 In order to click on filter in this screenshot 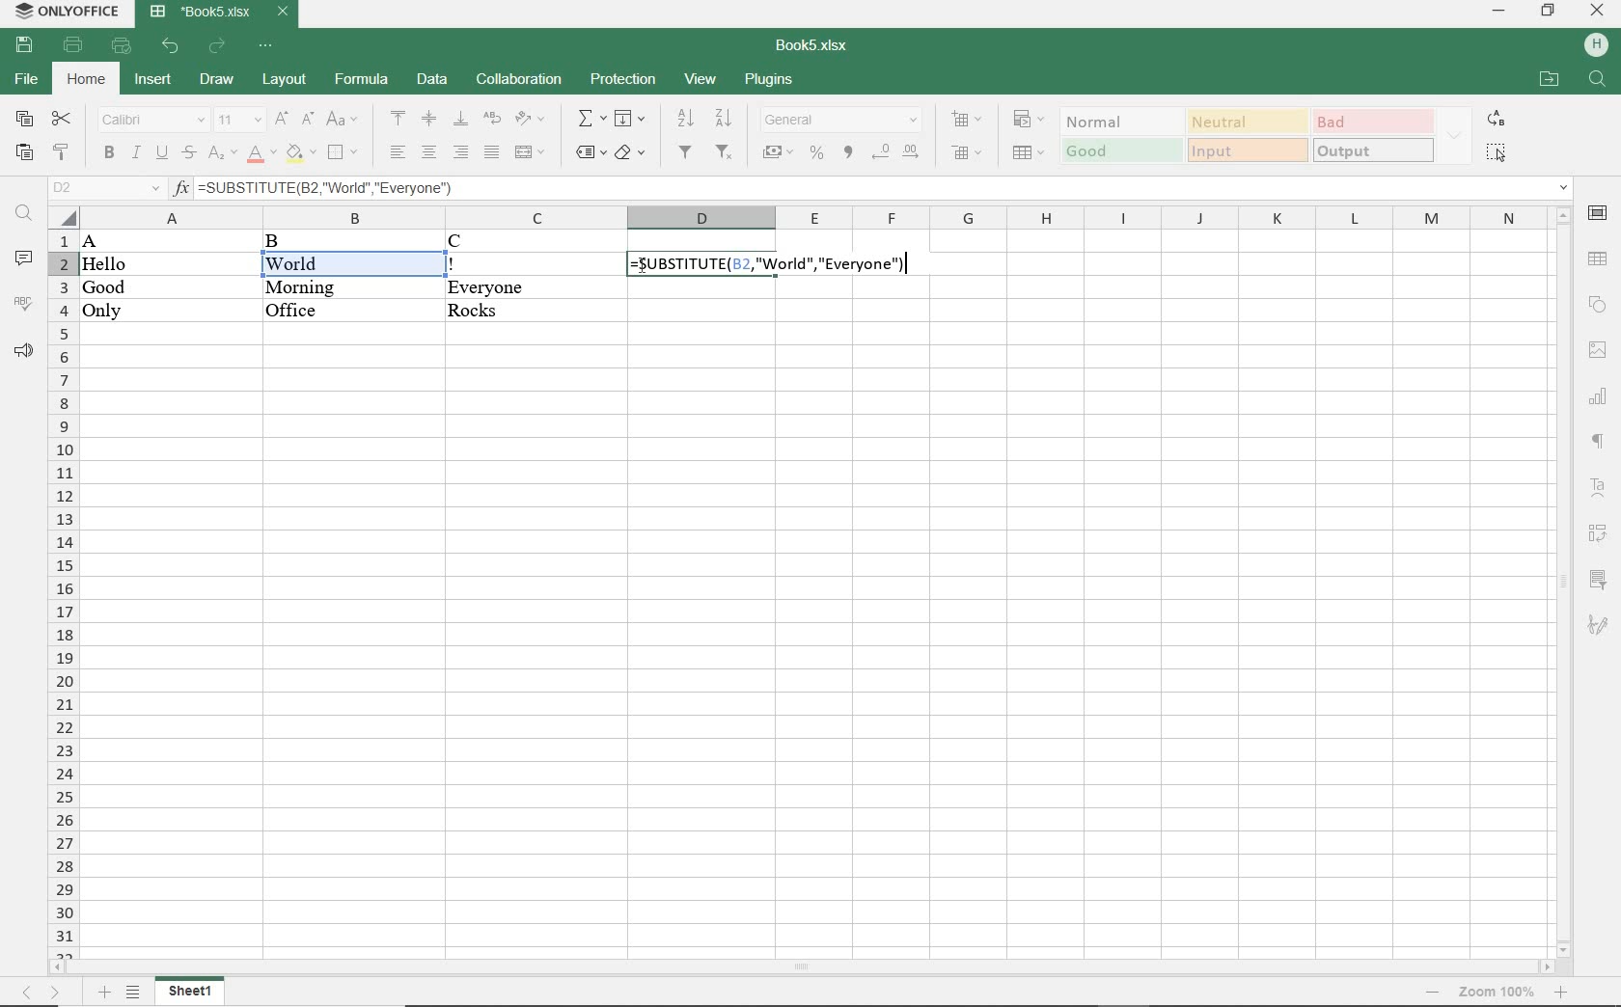, I will do `click(685, 154)`.